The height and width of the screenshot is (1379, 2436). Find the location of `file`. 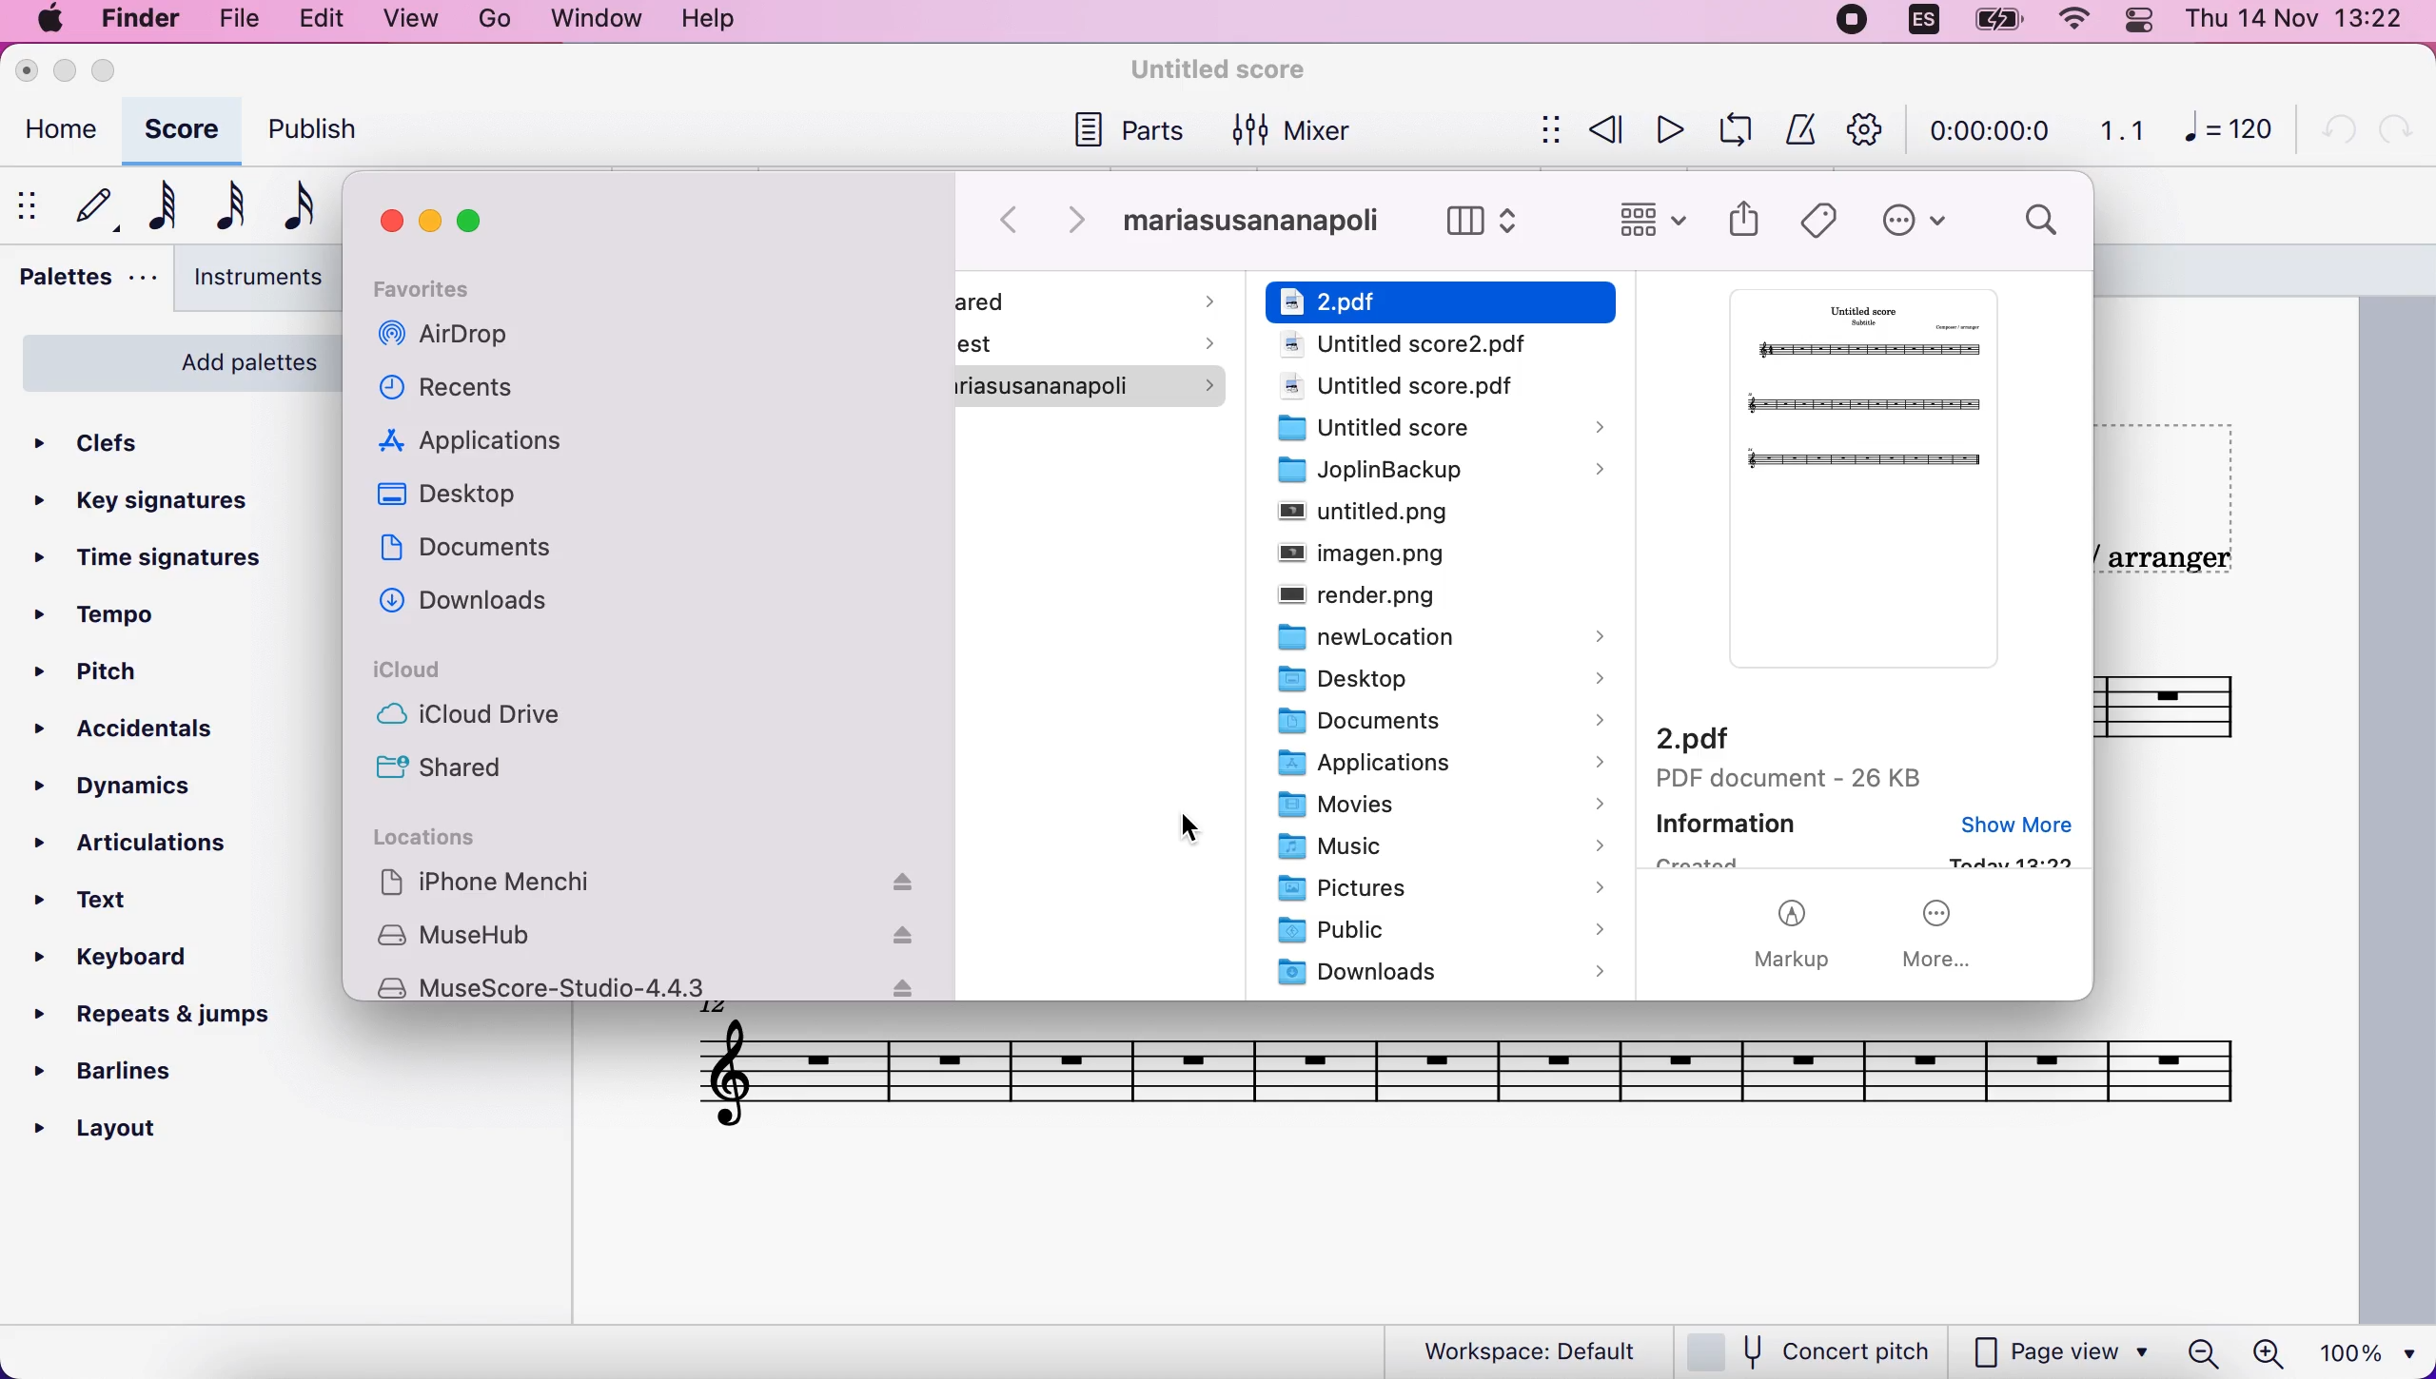

file is located at coordinates (248, 23).